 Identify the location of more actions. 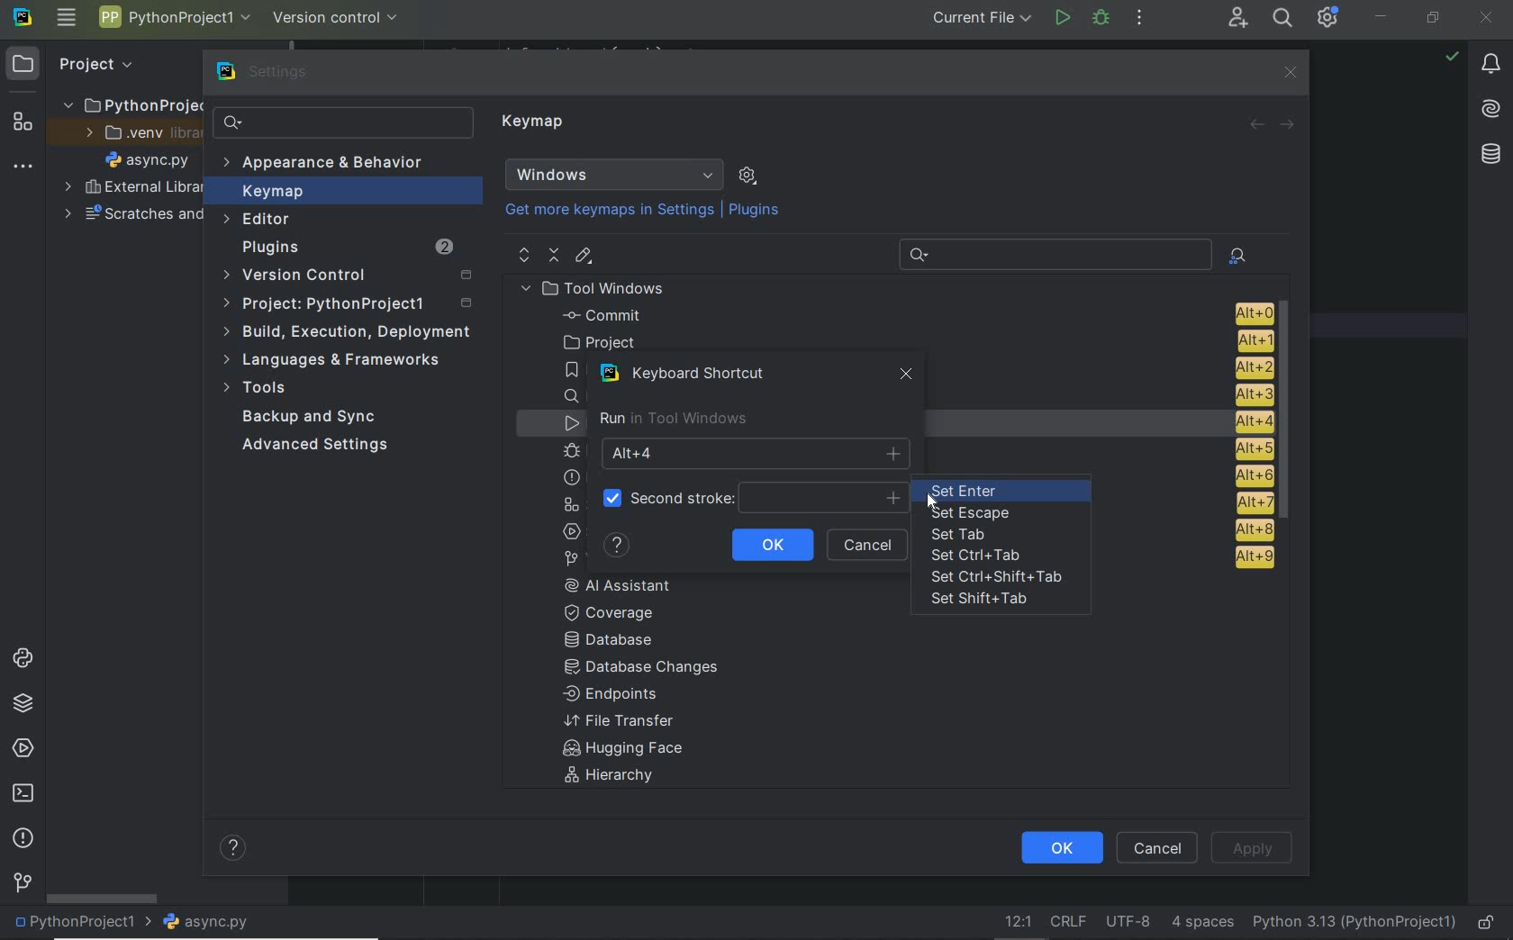
(1139, 19).